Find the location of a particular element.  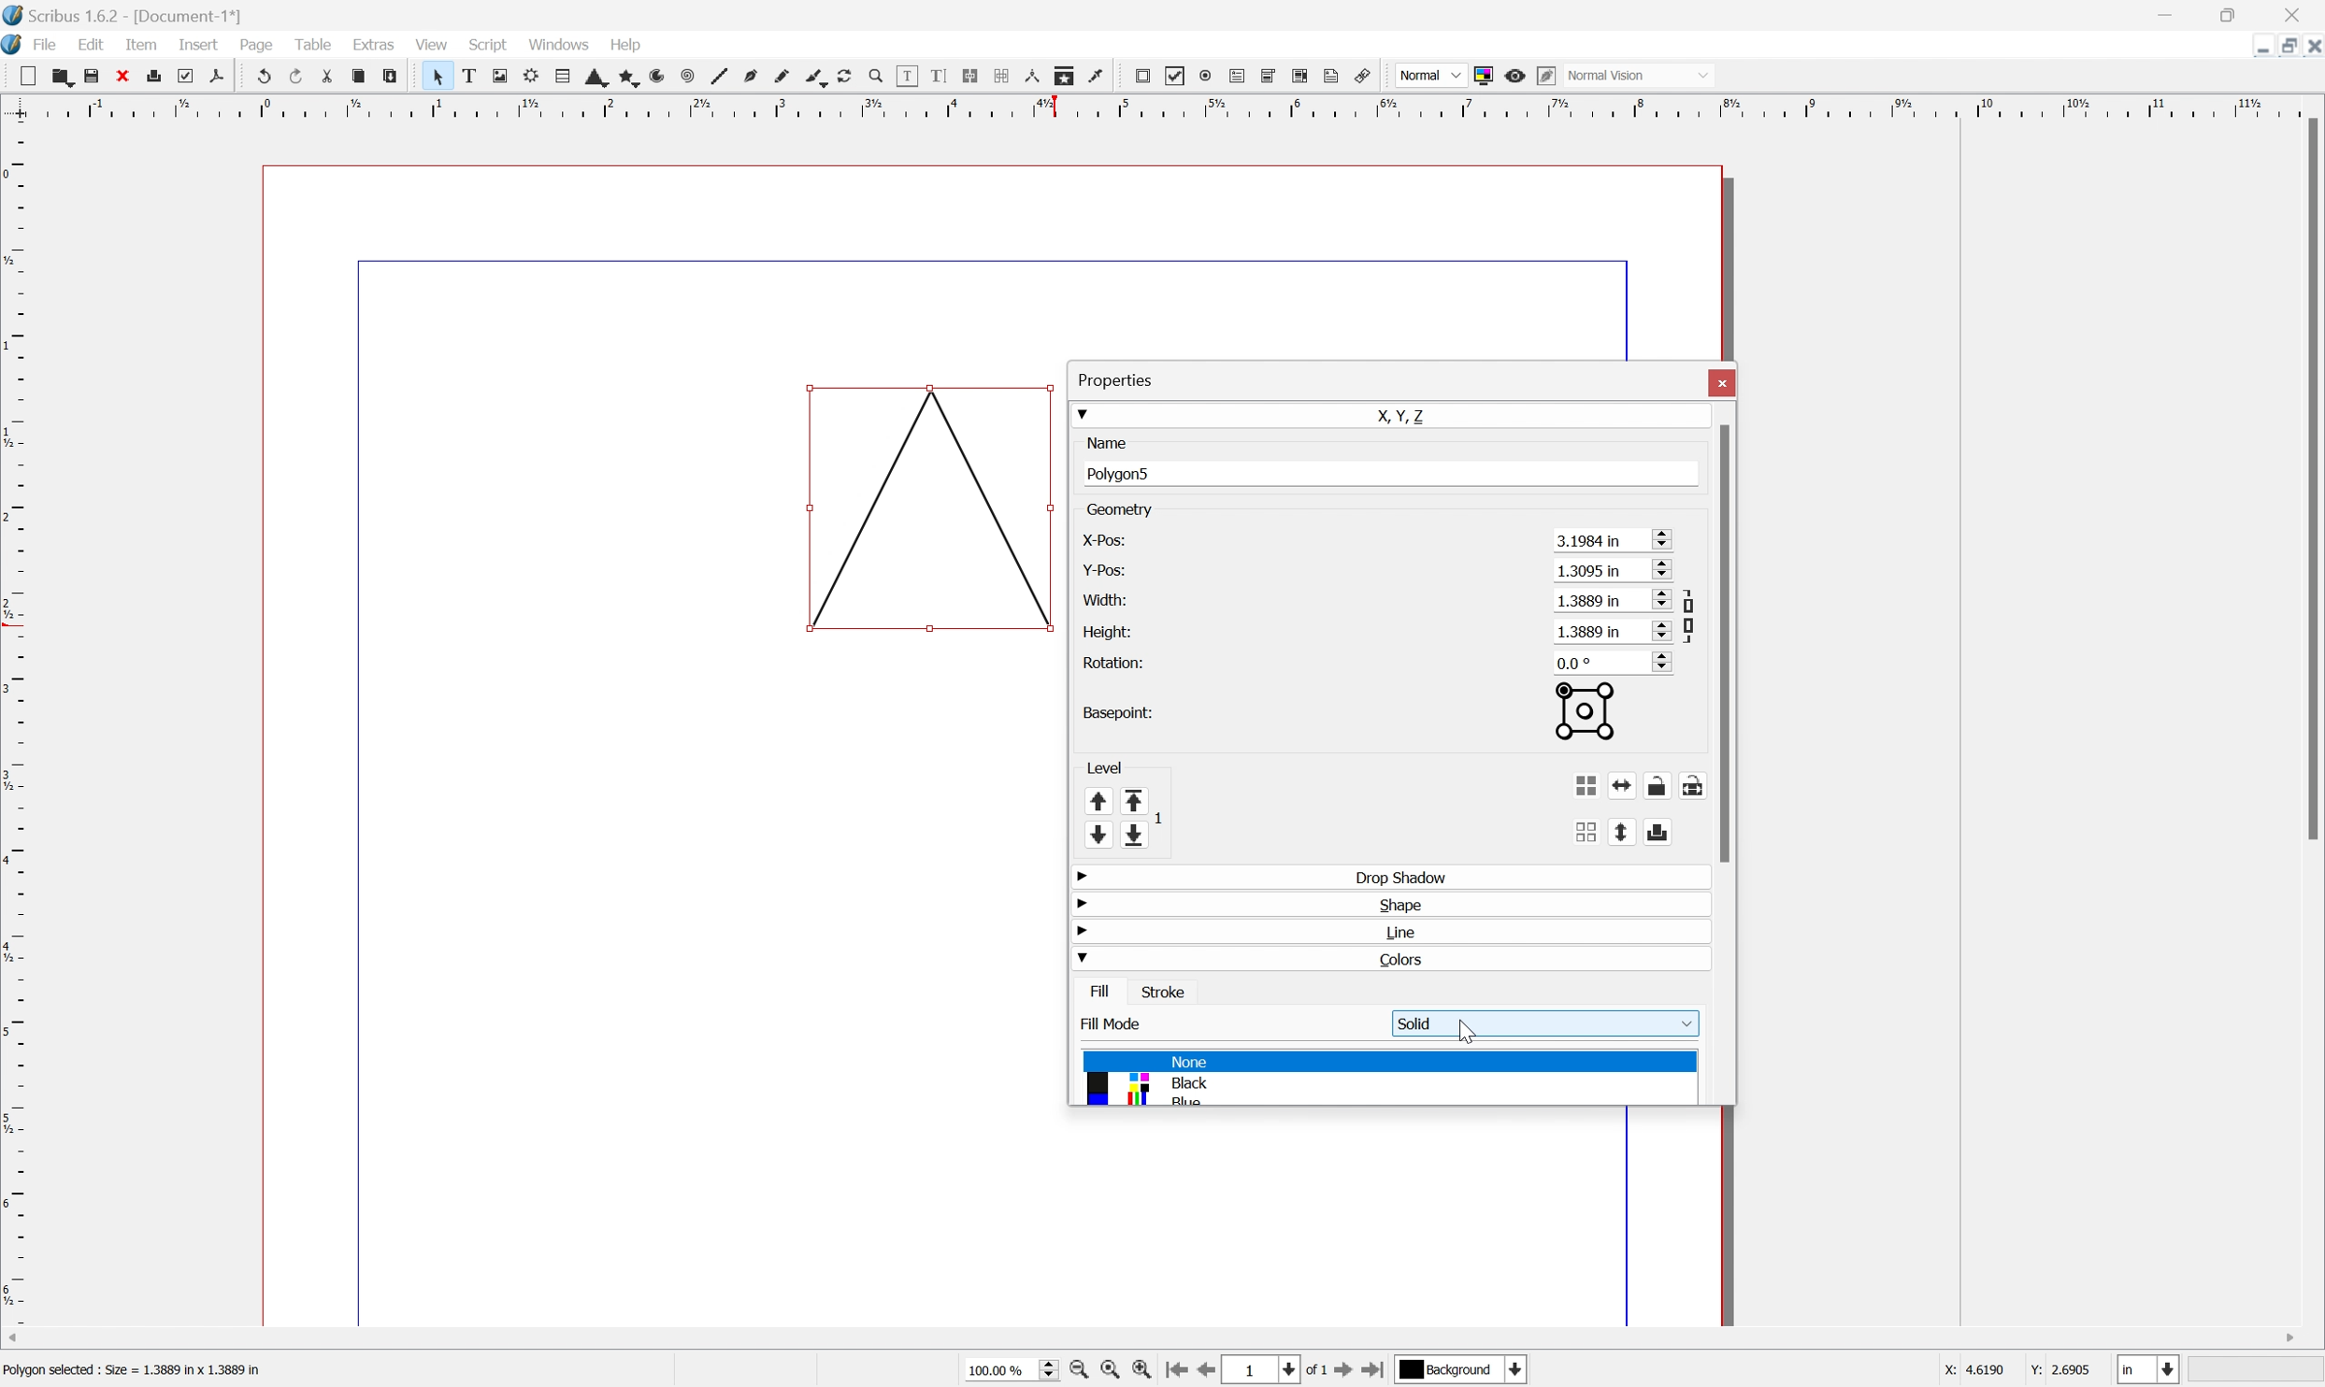

Drop Down is located at coordinates (1083, 412).